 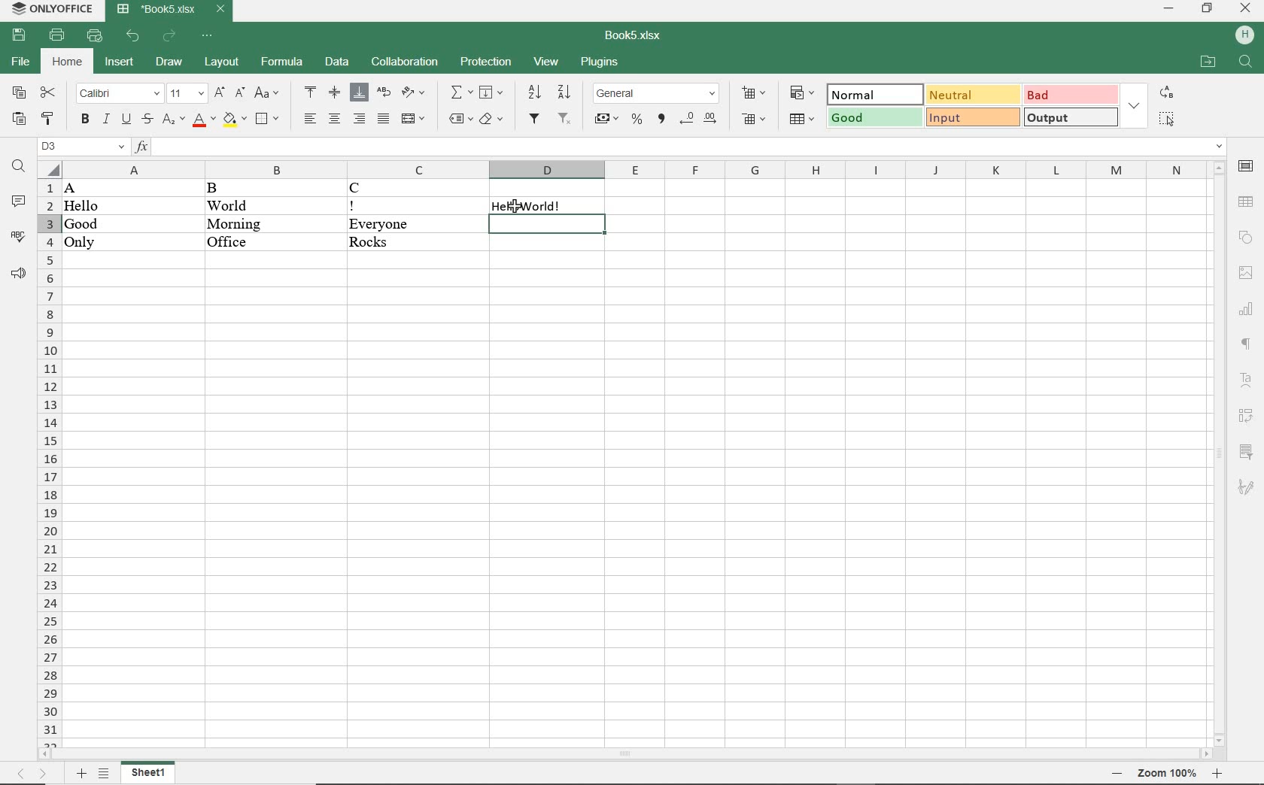 What do you see at coordinates (48, 461) in the screenshot?
I see `ROWS` at bounding box center [48, 461].